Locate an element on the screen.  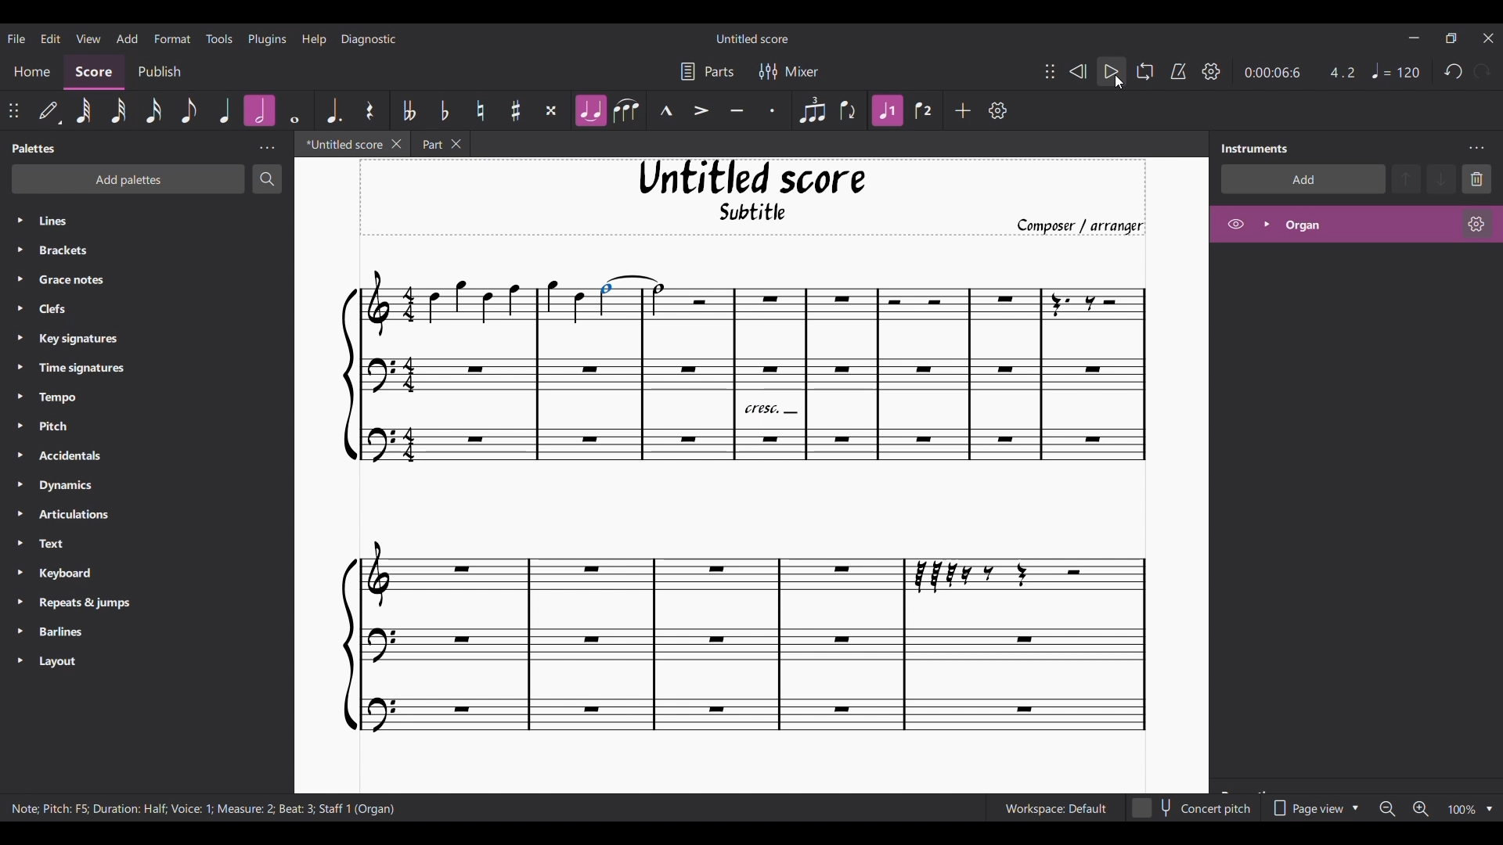
Toggle sharp is located at coordinates (516, 110).